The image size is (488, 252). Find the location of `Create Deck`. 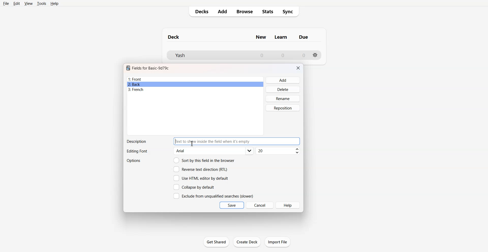

Create Deck is located at coordinates (247, 242).